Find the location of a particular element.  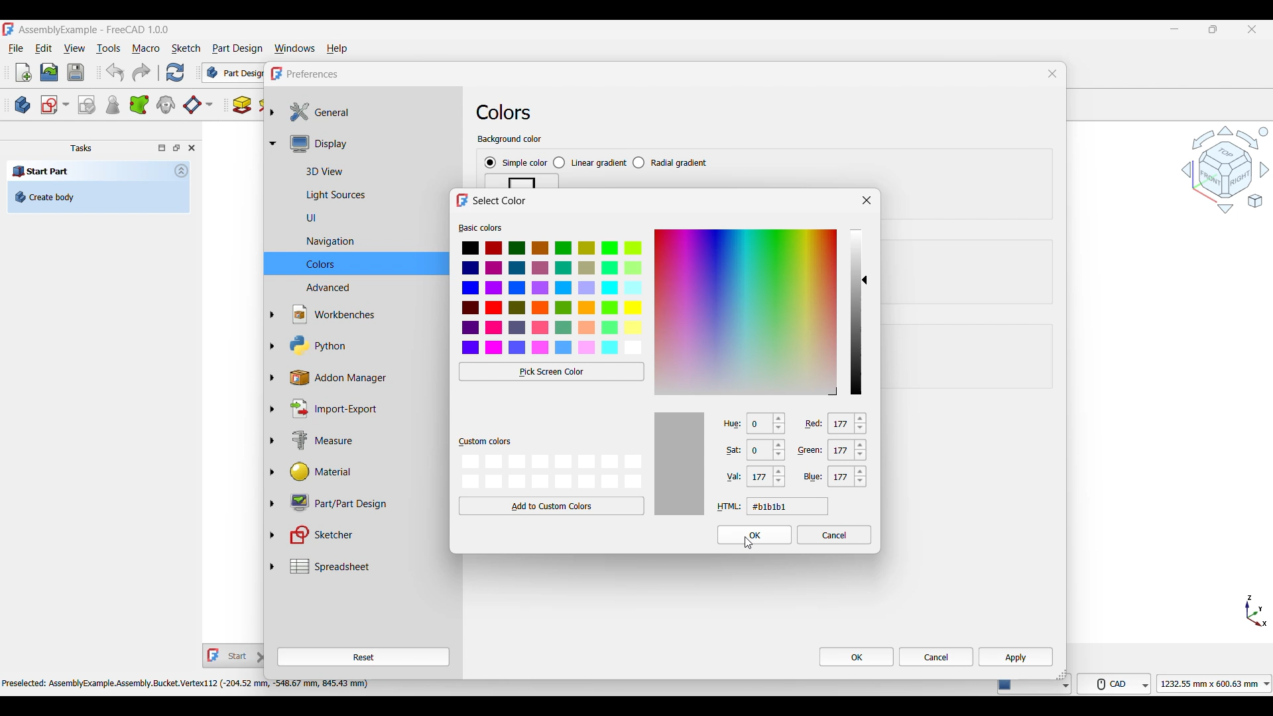

Preferences is located at coordinates (313, 74).